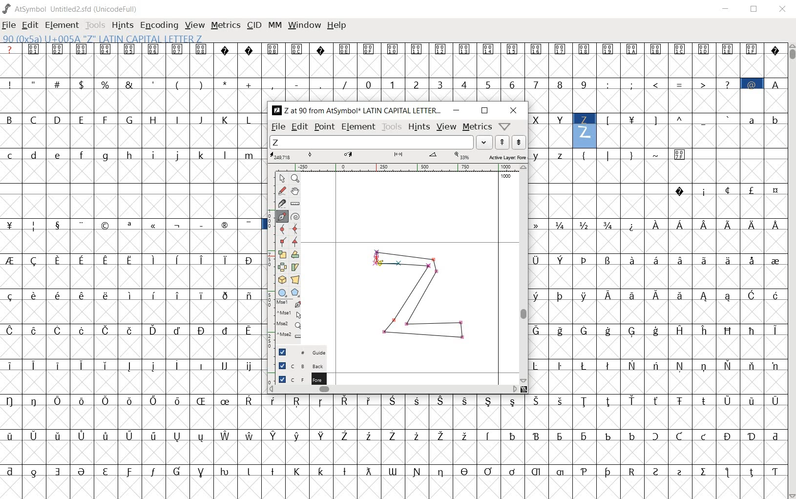 The image size is (796, 499). I want to click on skew the selection, so click(295, 267).